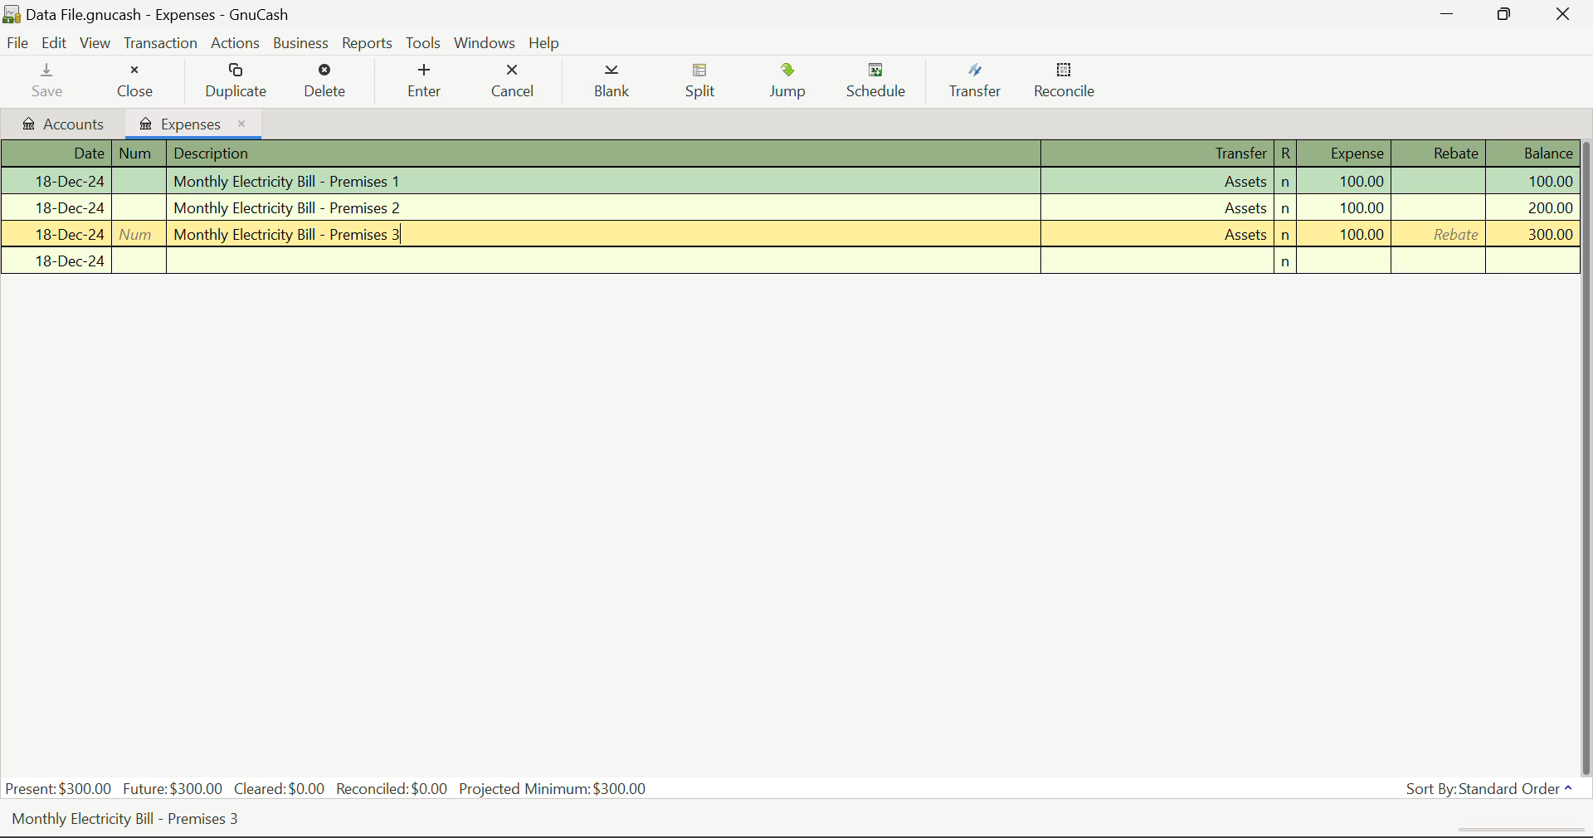 The height and width of the screenshot is (838, 1593). Describe the element at coordinates (329, 83) in the screenshot. I see `Delete` at that location.